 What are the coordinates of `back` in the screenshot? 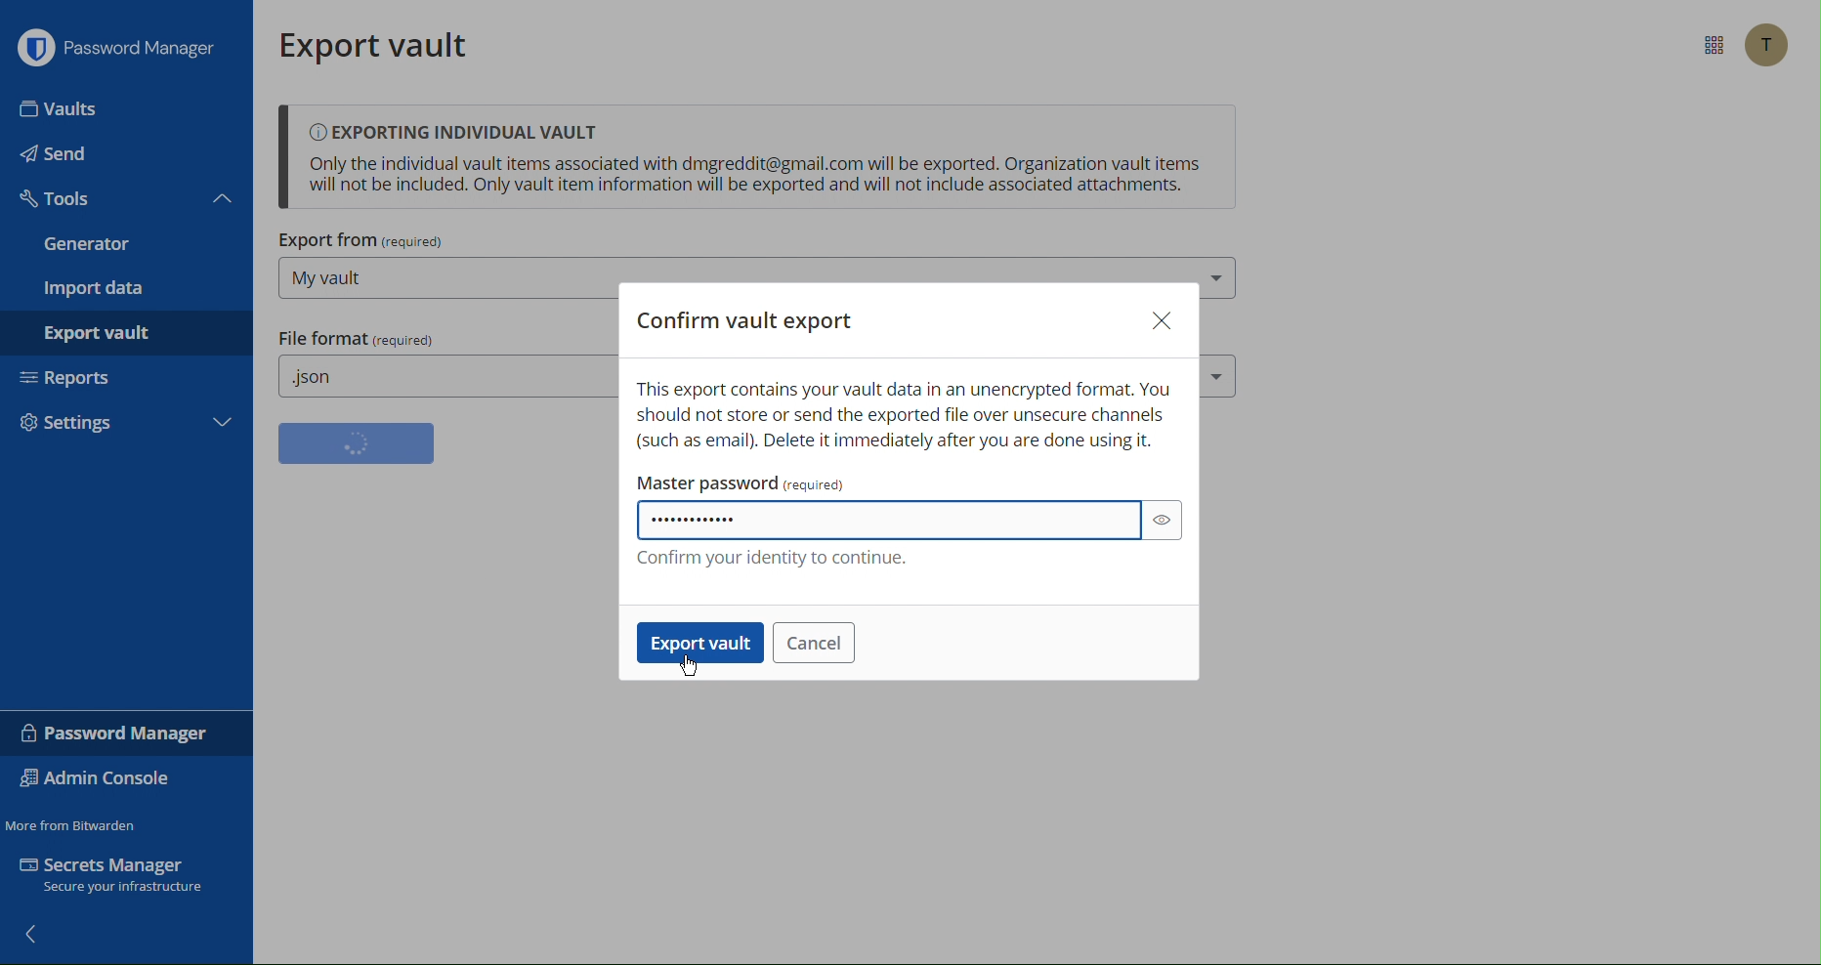 It's located at (42, 938).